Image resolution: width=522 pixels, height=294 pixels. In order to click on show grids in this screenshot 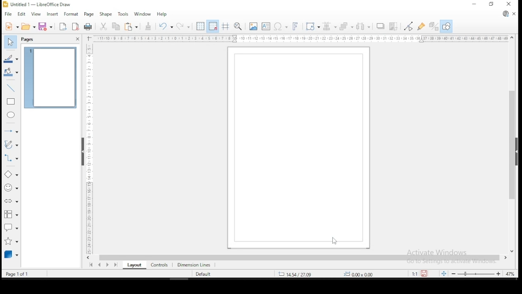, I will do `click(199, 26)`.